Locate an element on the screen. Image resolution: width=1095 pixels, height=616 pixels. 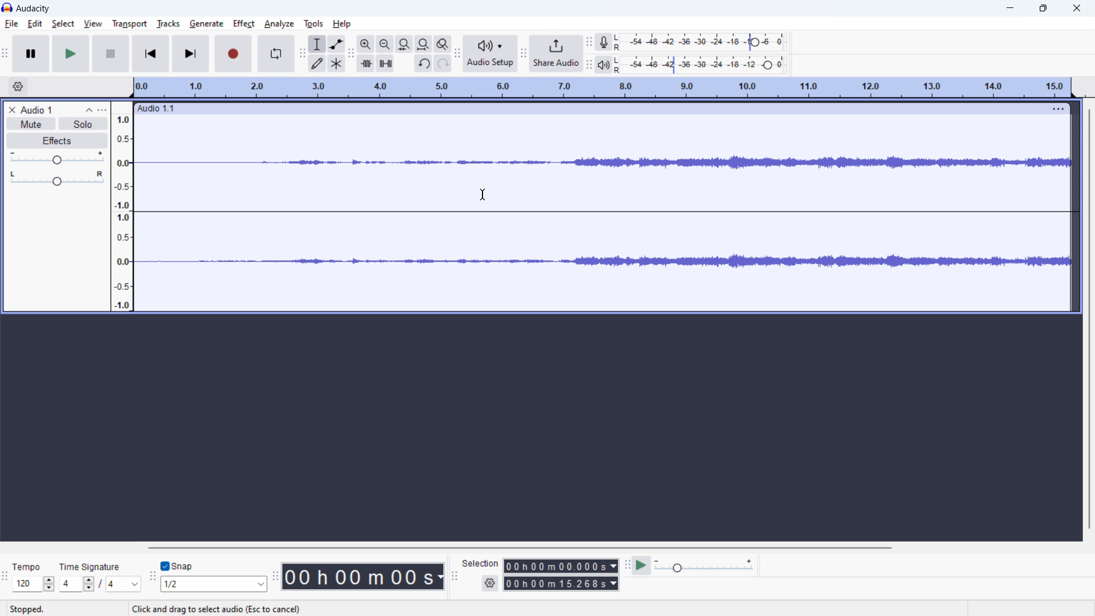
waveform is located at coordinates (605, 163).